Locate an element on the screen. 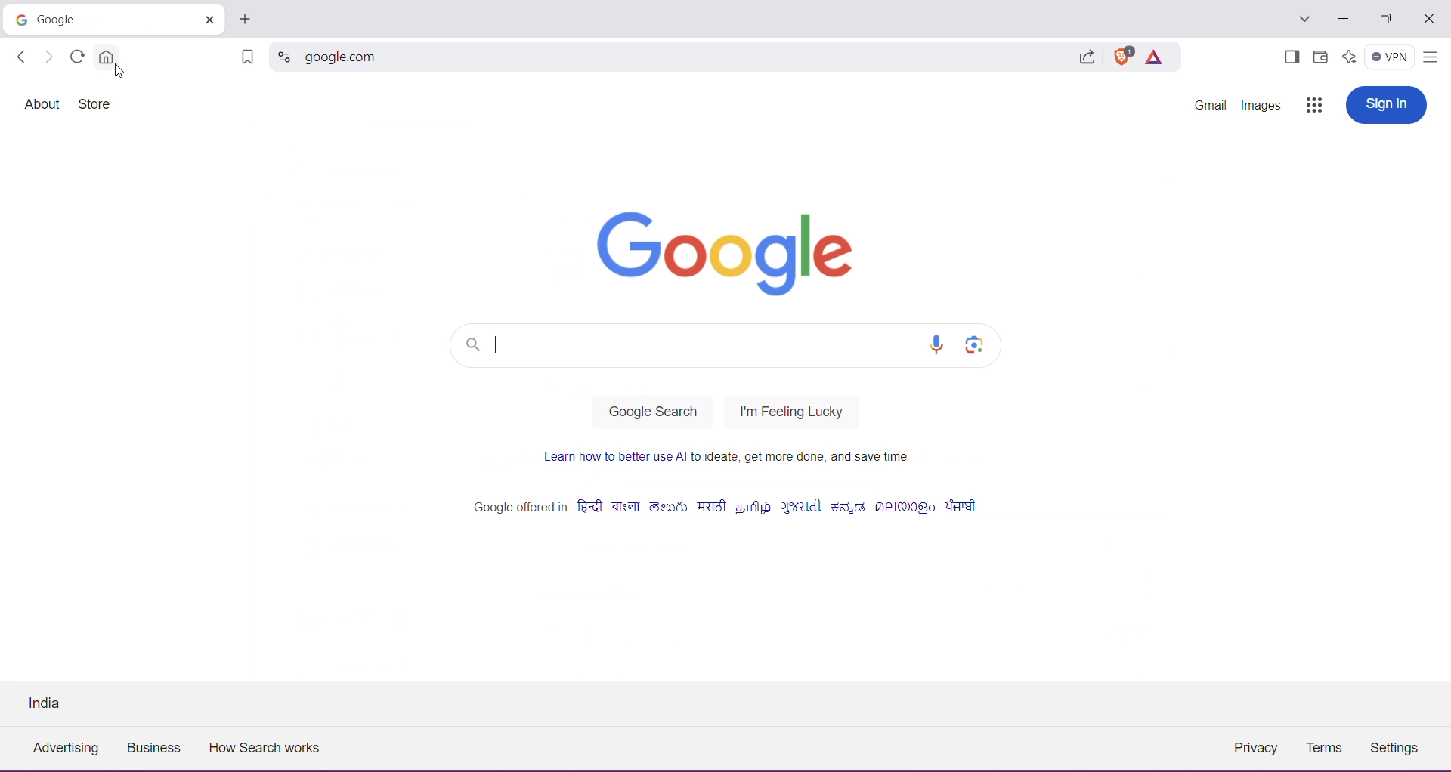 The height and width of the screenshot is (772, 1451). Search tabs is located at coordinates (1303, 20).